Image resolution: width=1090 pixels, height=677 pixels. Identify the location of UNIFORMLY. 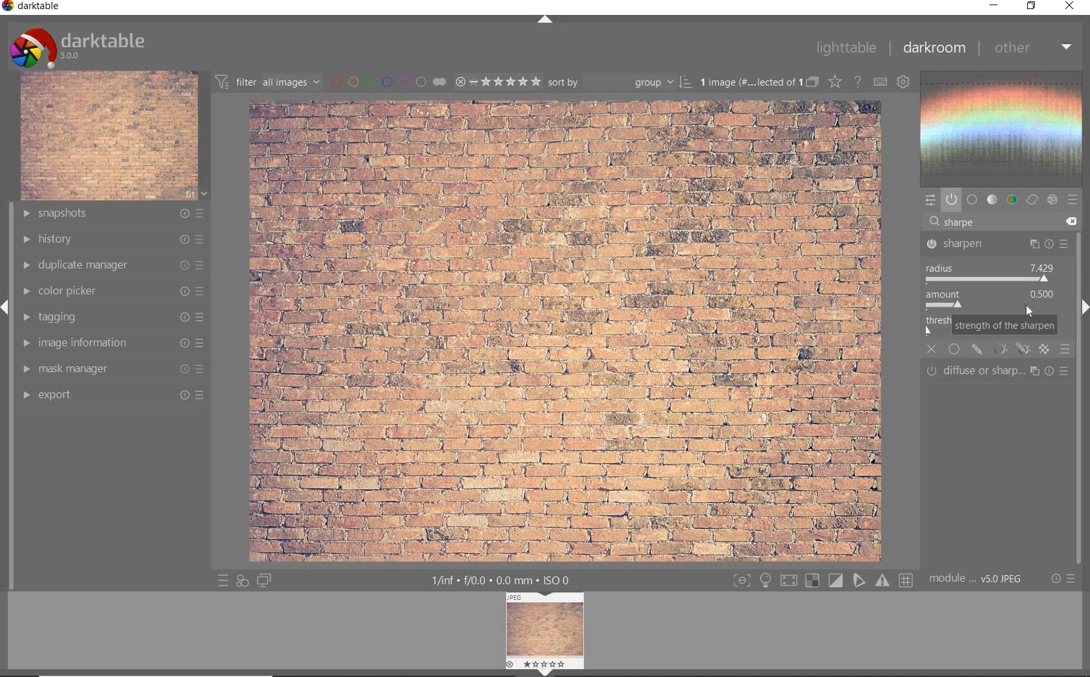
(955, 350).